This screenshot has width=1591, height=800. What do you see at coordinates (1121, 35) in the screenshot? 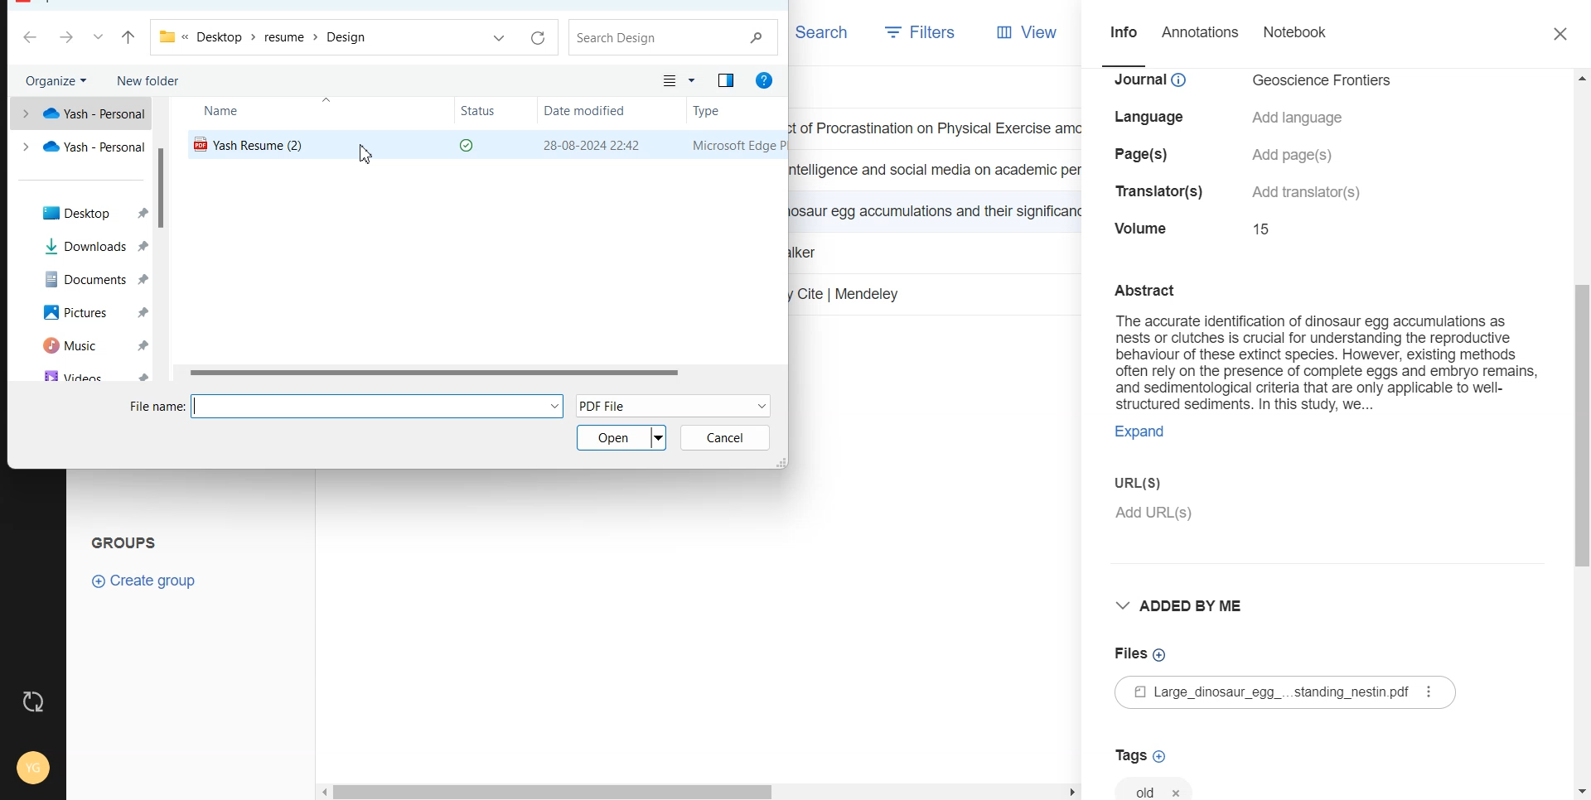
I see `Info` at bounding box center [1121, 35].